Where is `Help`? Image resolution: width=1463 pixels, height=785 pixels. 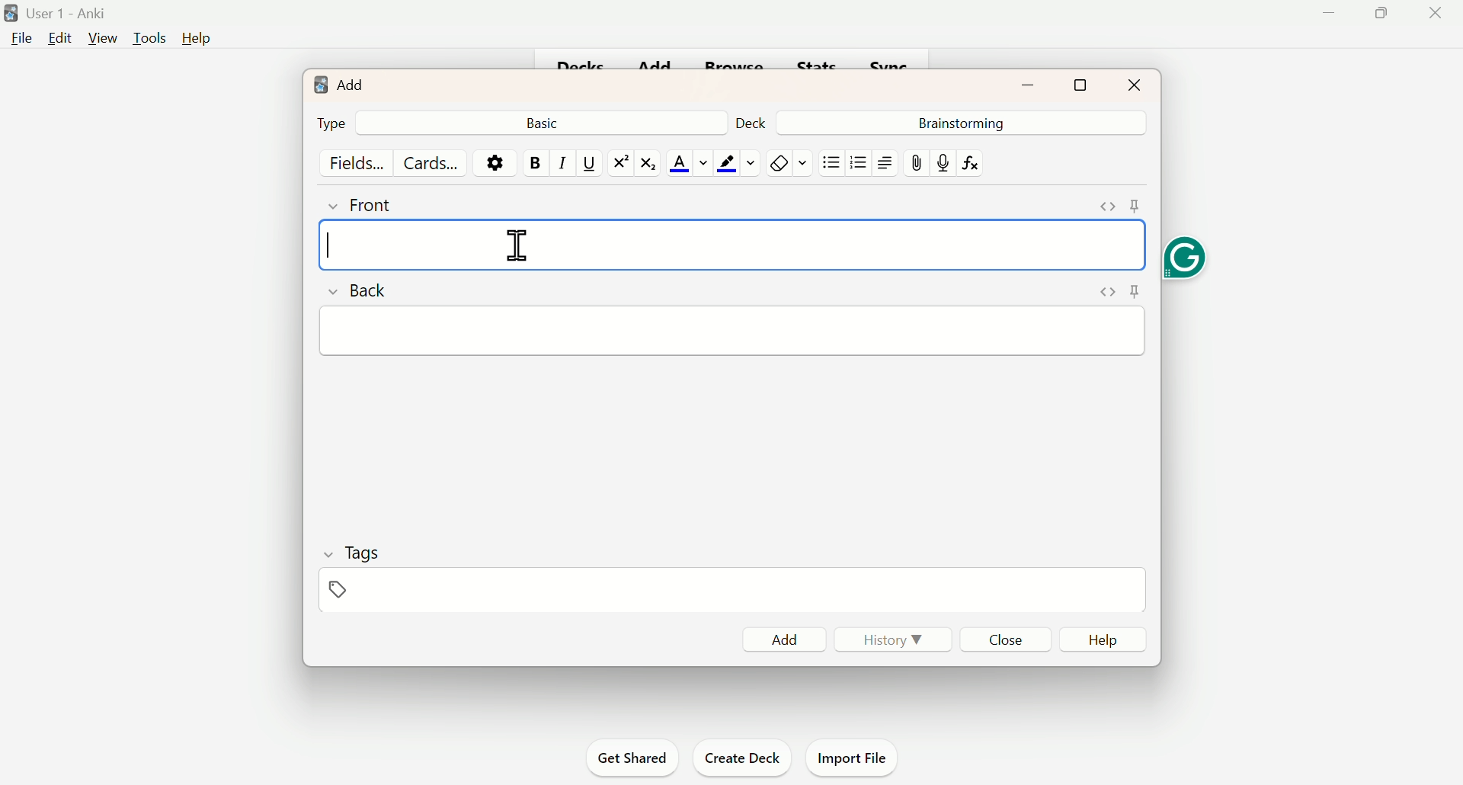
Help is located at coordinates (1110, 640).